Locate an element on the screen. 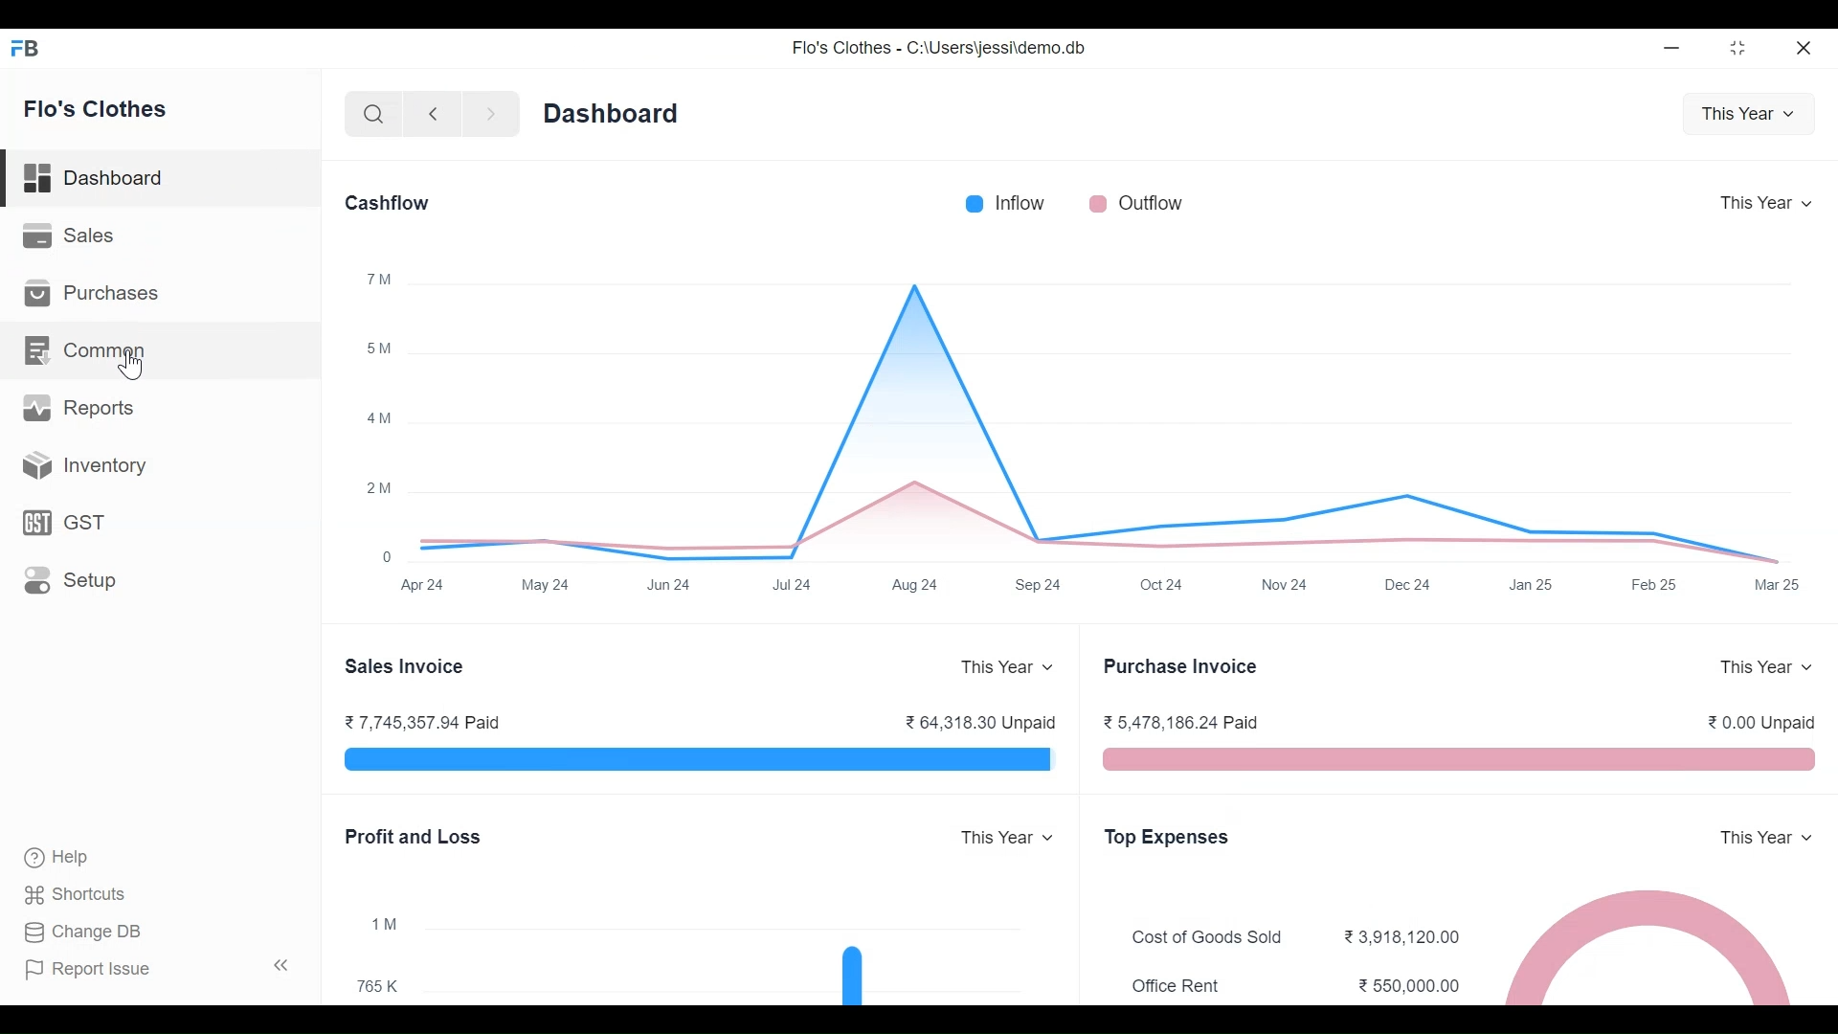 Image resolution: width=1838 pixels, height=1034 pixels. 4M is located at coordinates (380, 418).